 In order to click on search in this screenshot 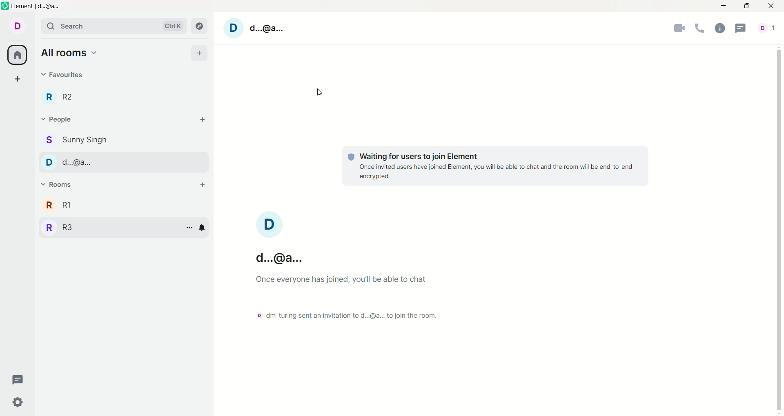, I will do `click(114, 25)`.